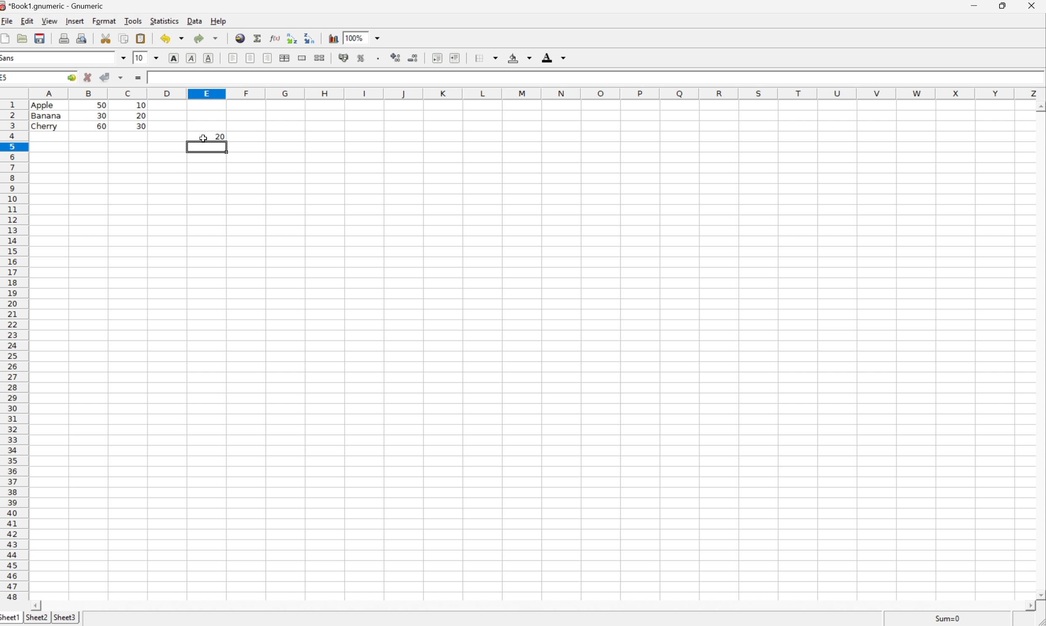 The height and width of the screenshot is (626, 1046). Describe the element at coordinates (231, 58) in the screenshot. I see `align left` at that location.